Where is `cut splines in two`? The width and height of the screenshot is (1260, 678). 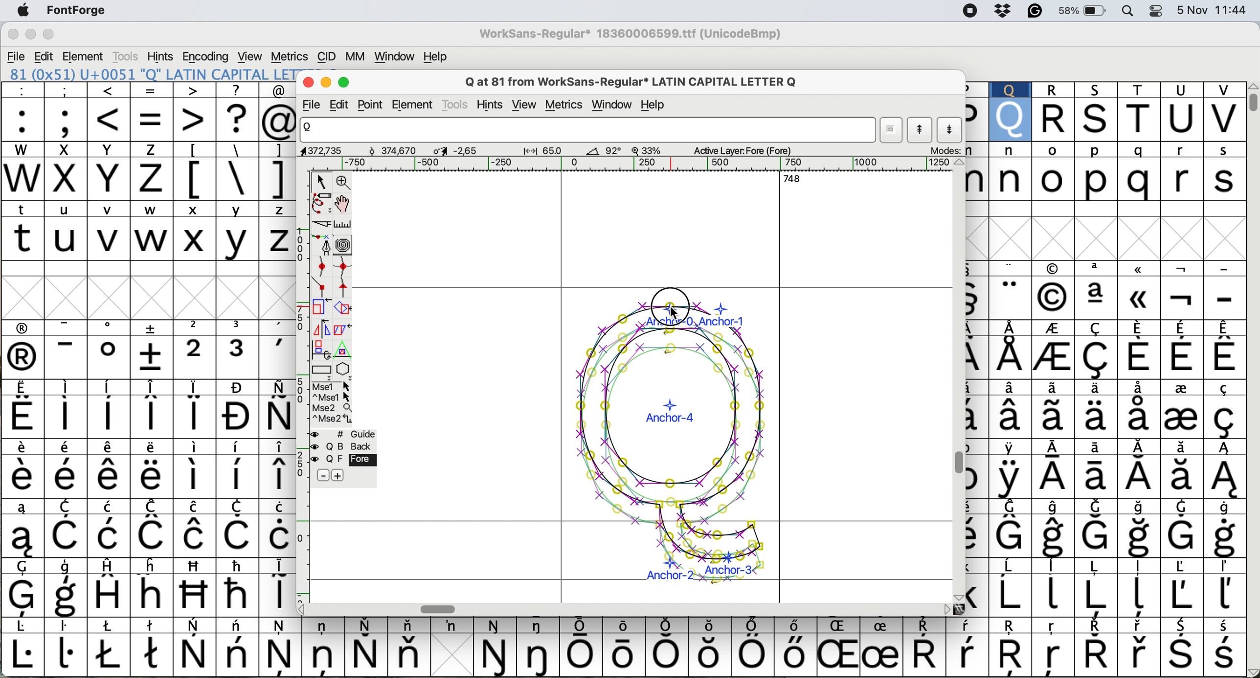 cut splines in two is located at coordinates (323, 225).